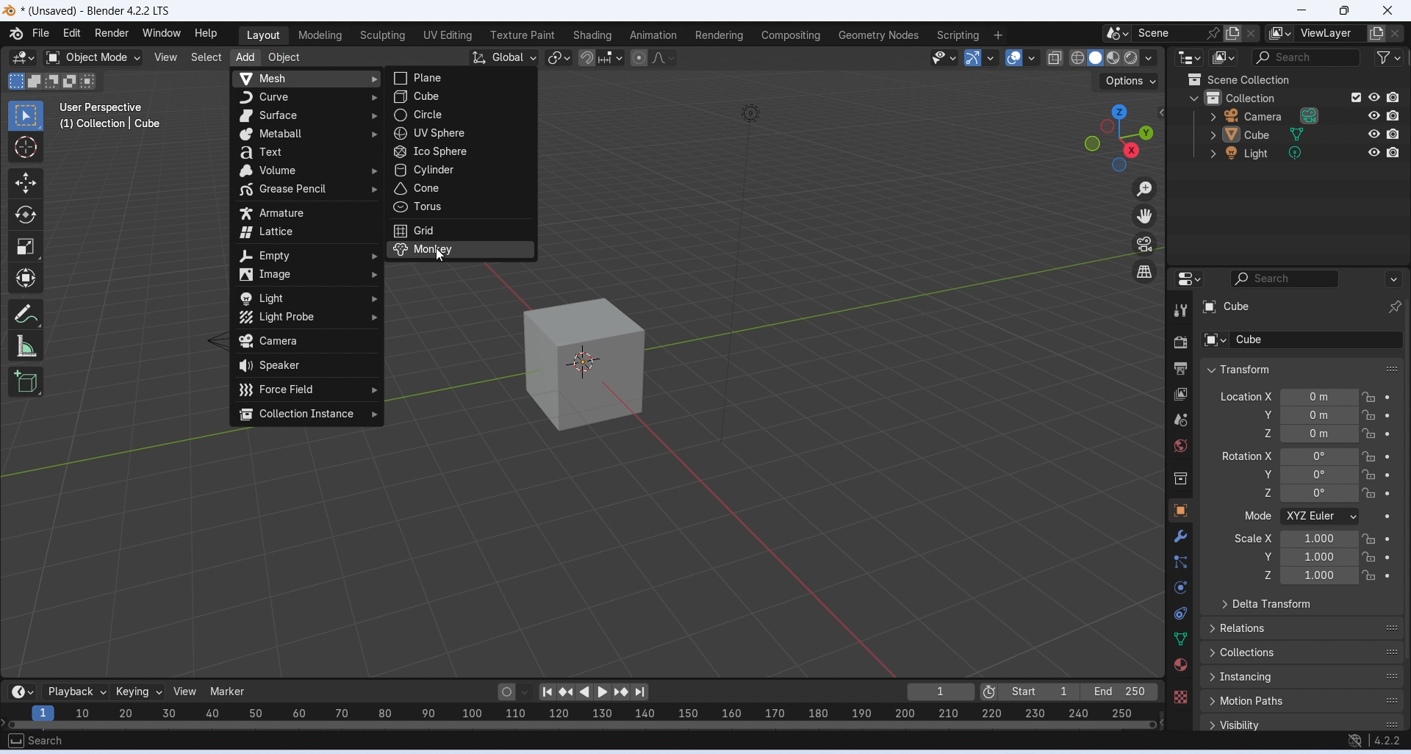 Image resolution: width=1411 pixels, height=754 pixels. Describe the element at coordinates (306, 152) in the screenshot. I see `text` at that location.